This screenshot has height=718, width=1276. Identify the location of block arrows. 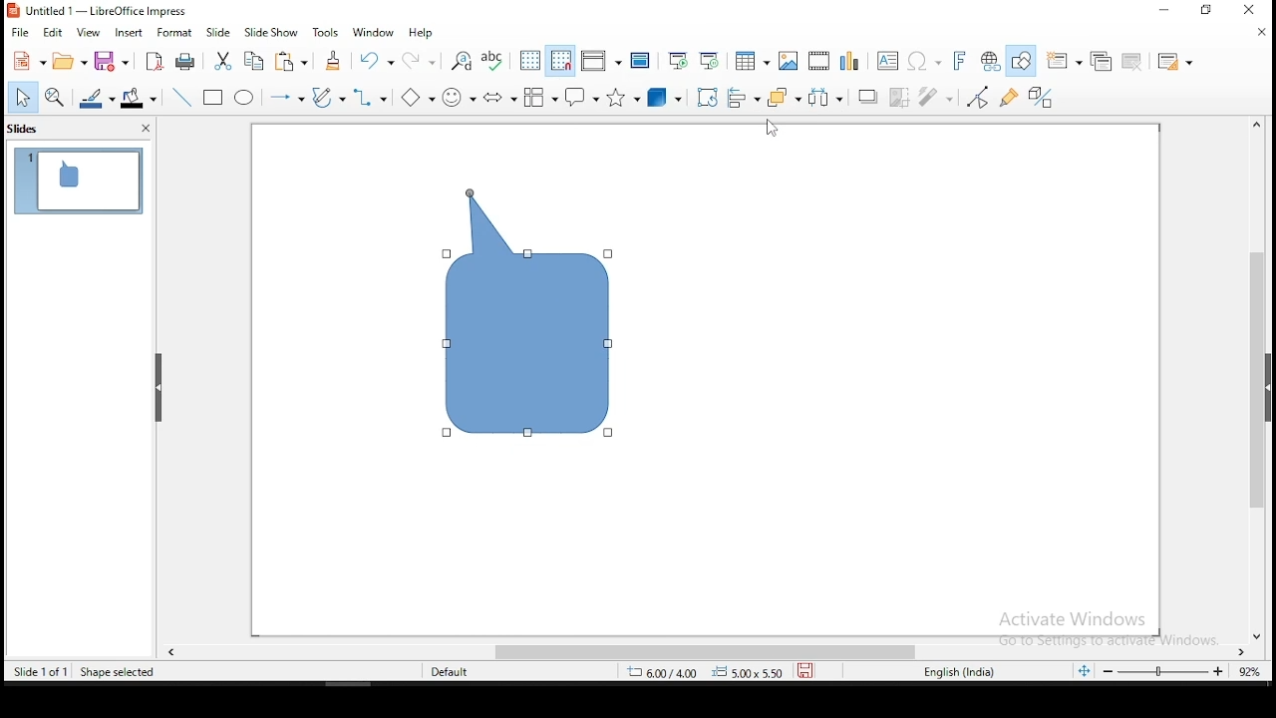
(502, 98).